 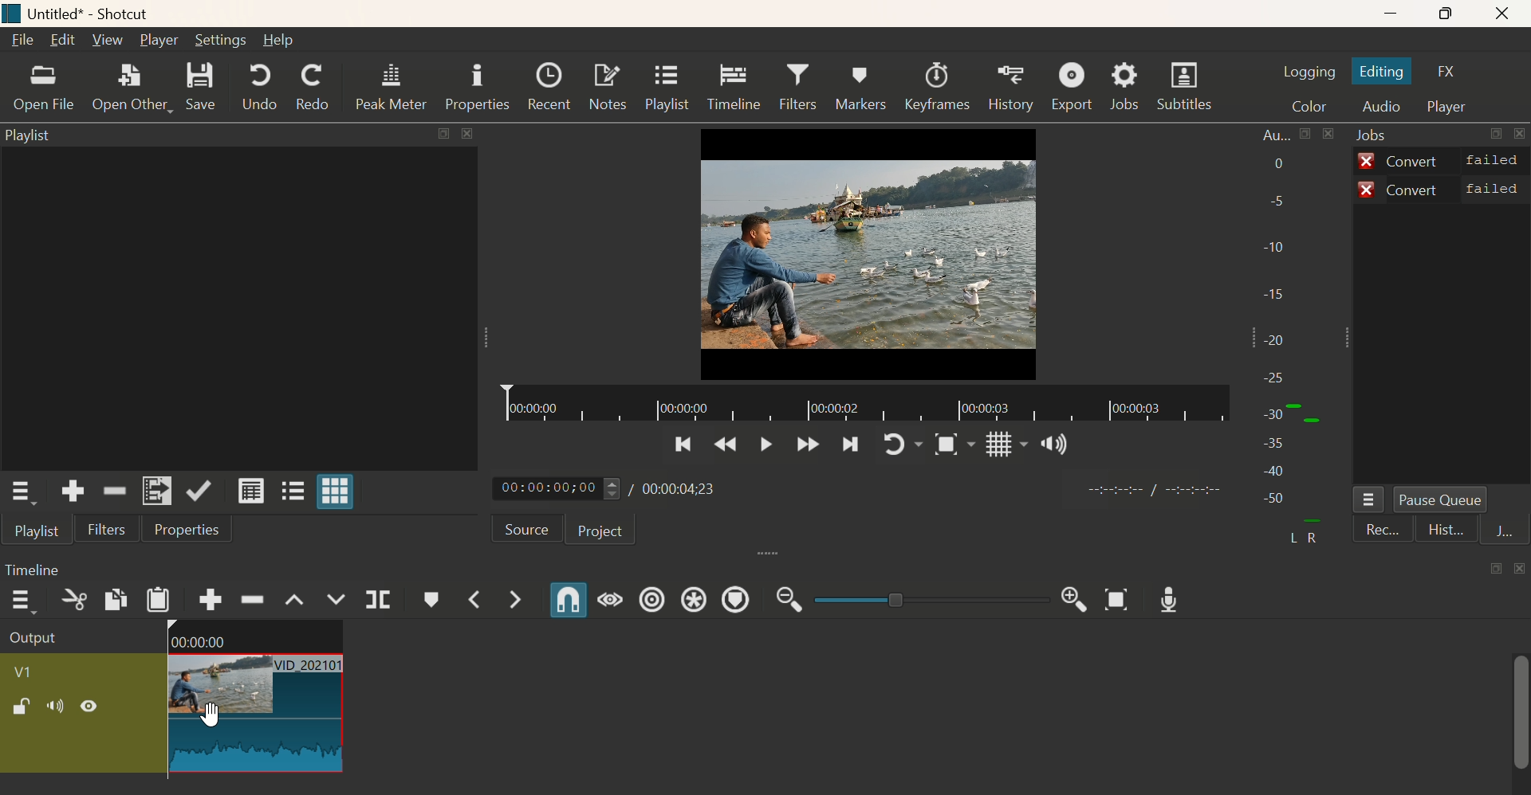 I want to click on Append, so click(x=209, y=599).